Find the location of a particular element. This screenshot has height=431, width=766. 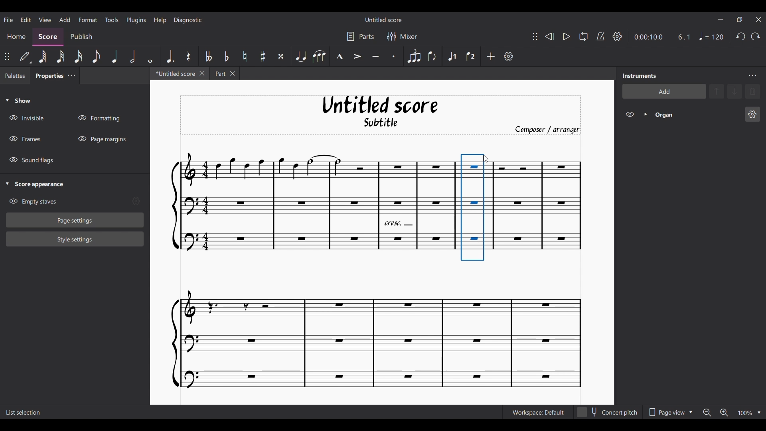

File menu is located at coordinates (8, 19).